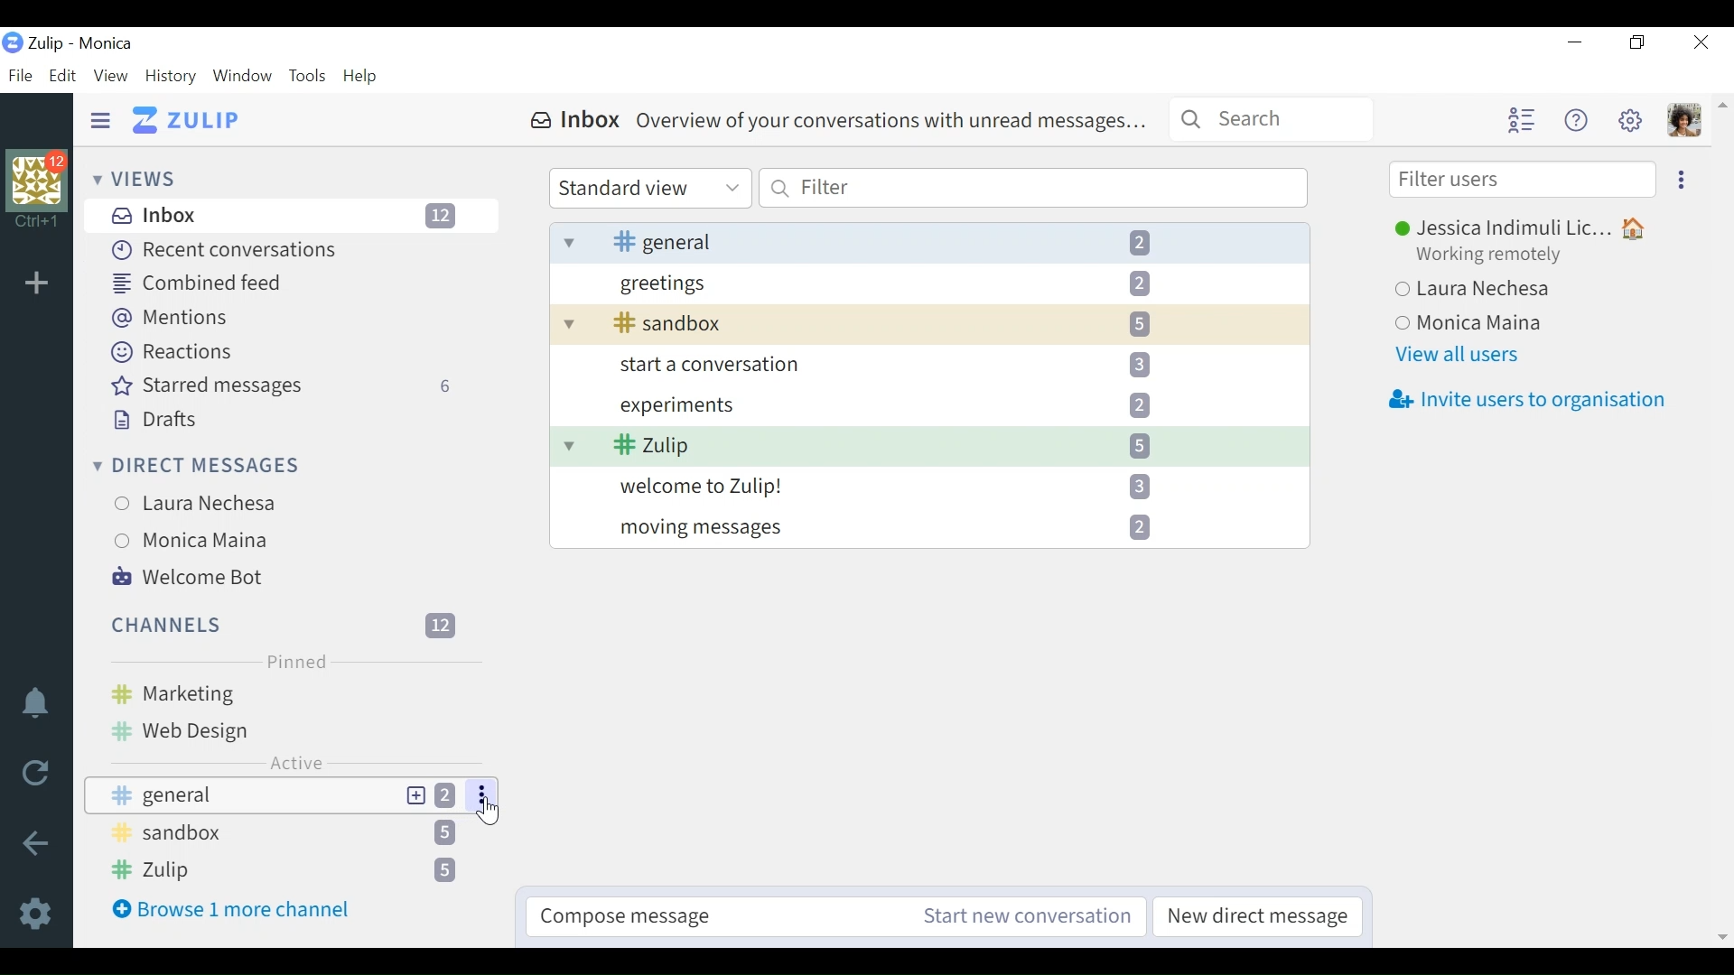  Describe the element at coordinates (285, 871) in the screenshot. I see `Zulip 5` at that location.